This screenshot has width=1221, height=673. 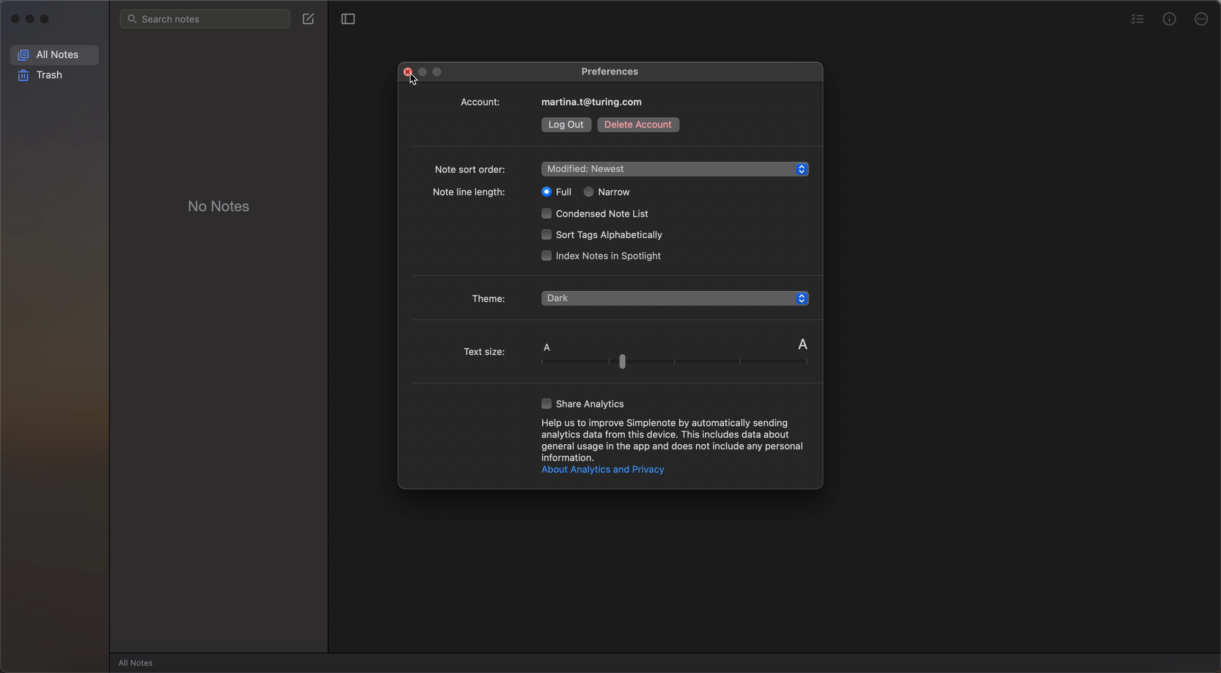 What do you see at coordinates (43, 75) in the screenshot?
I see `trash` at bounding box center [43, 75].